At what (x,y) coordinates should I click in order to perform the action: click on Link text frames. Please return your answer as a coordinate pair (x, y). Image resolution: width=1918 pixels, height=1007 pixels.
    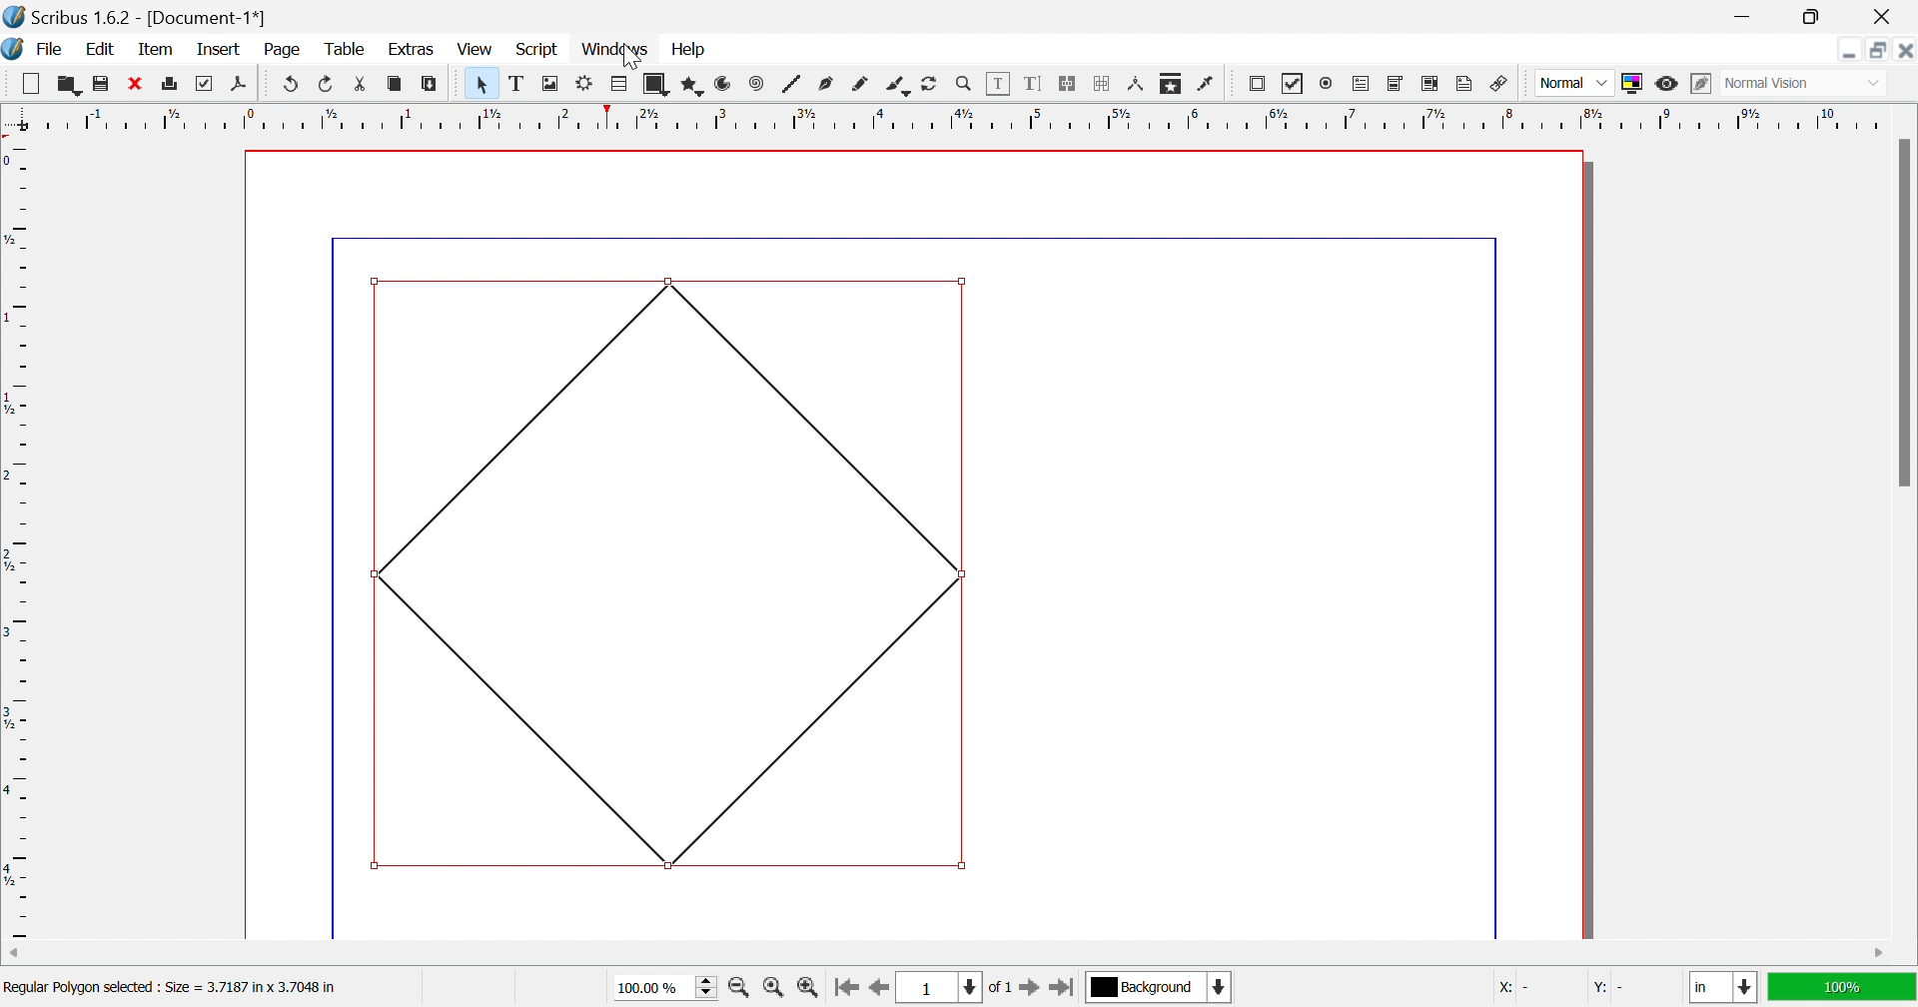
    Looking at the image, I should click on (1066, 84).